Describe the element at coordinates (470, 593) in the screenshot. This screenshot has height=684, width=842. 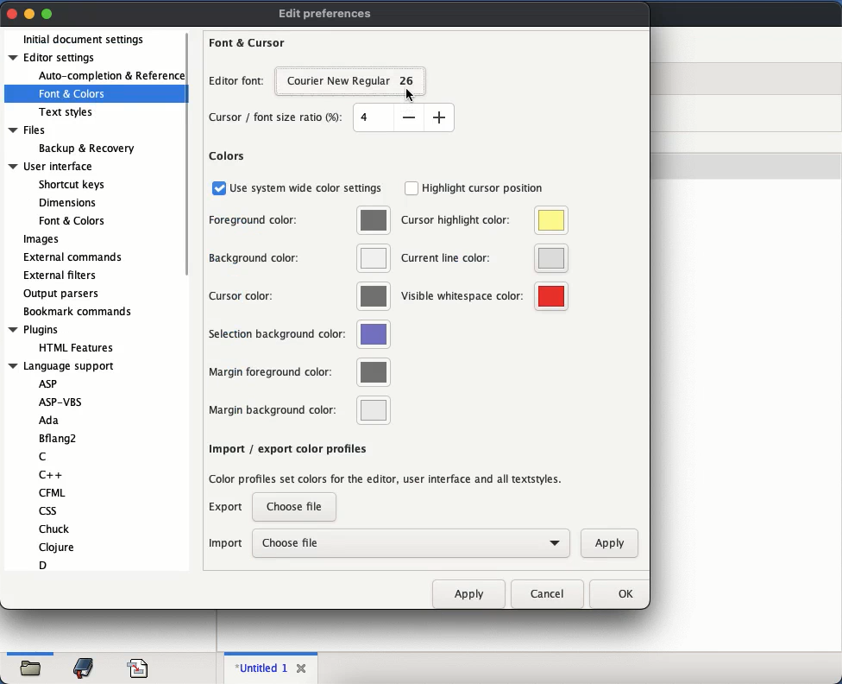
I see `apply` at that location.